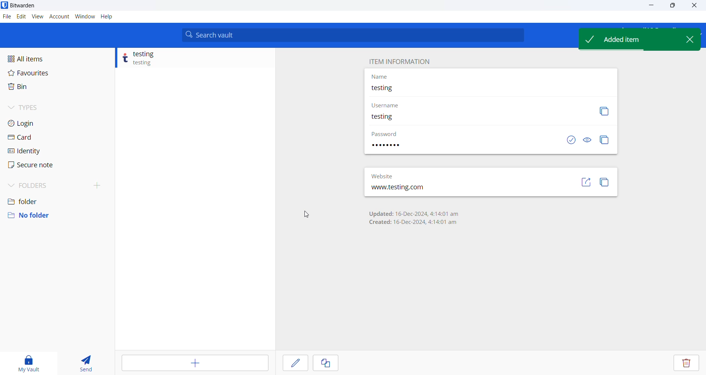 The image size is (706, 375). What do you see at coordinates (606, 185) in the screenshot?
I see `copy` at bounding box center [606, 185].